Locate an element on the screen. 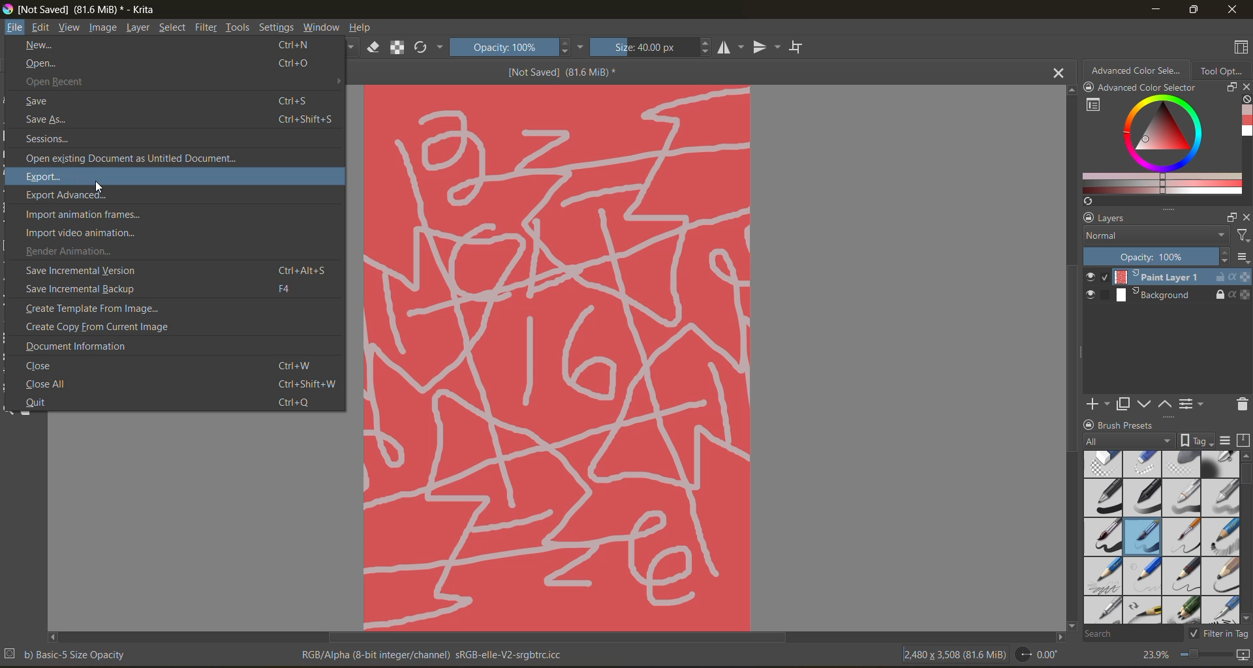  tag is located at coordinates (1130, 442).